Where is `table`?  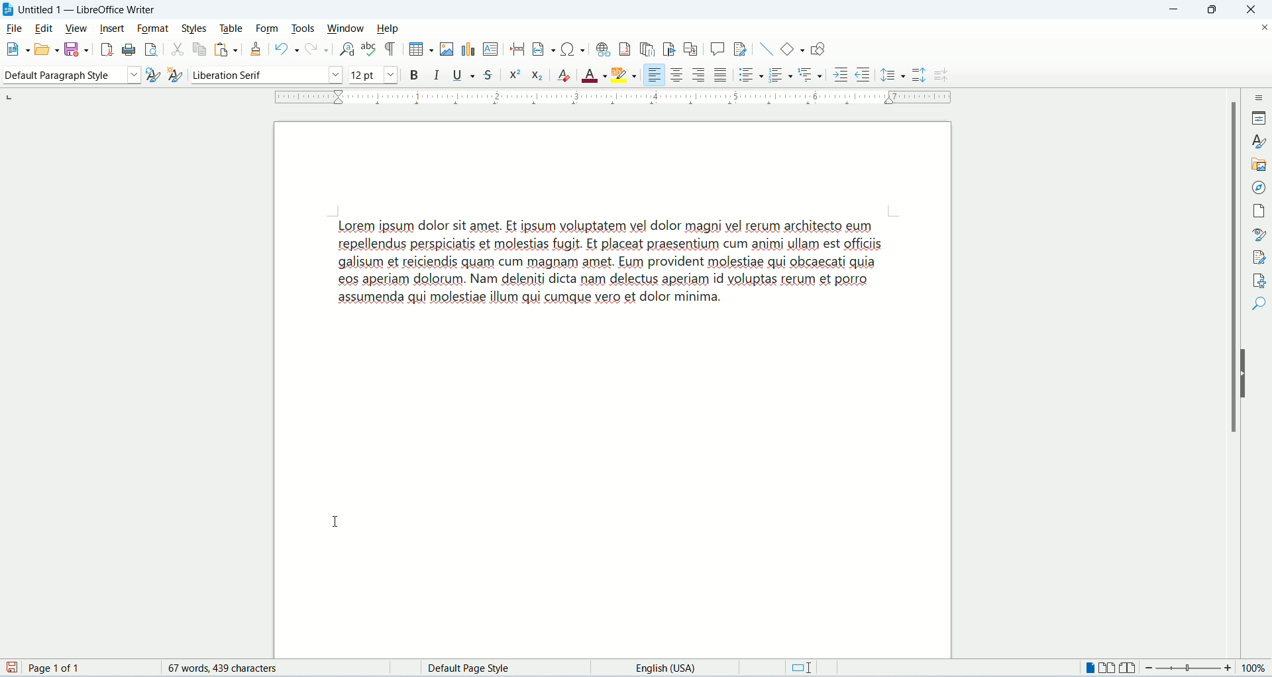 table is located at coordinates (231, 28).